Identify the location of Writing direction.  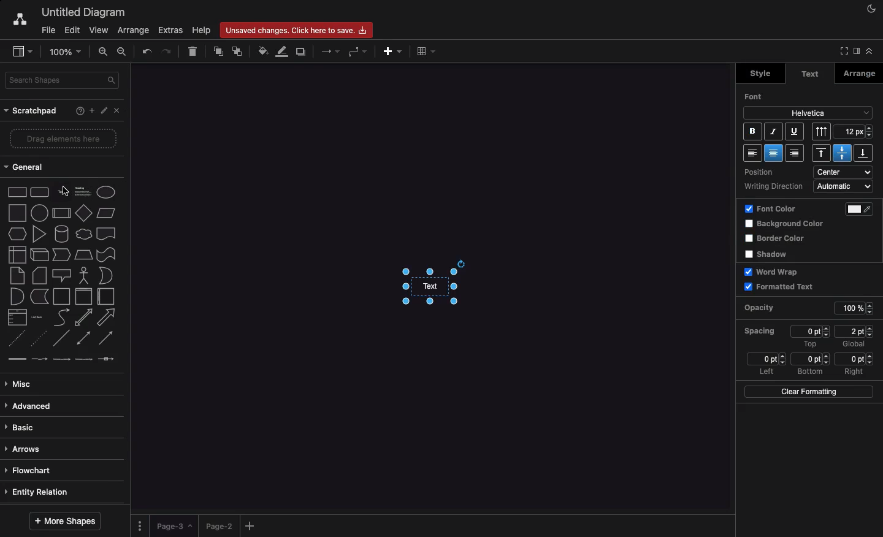
(774, 187).